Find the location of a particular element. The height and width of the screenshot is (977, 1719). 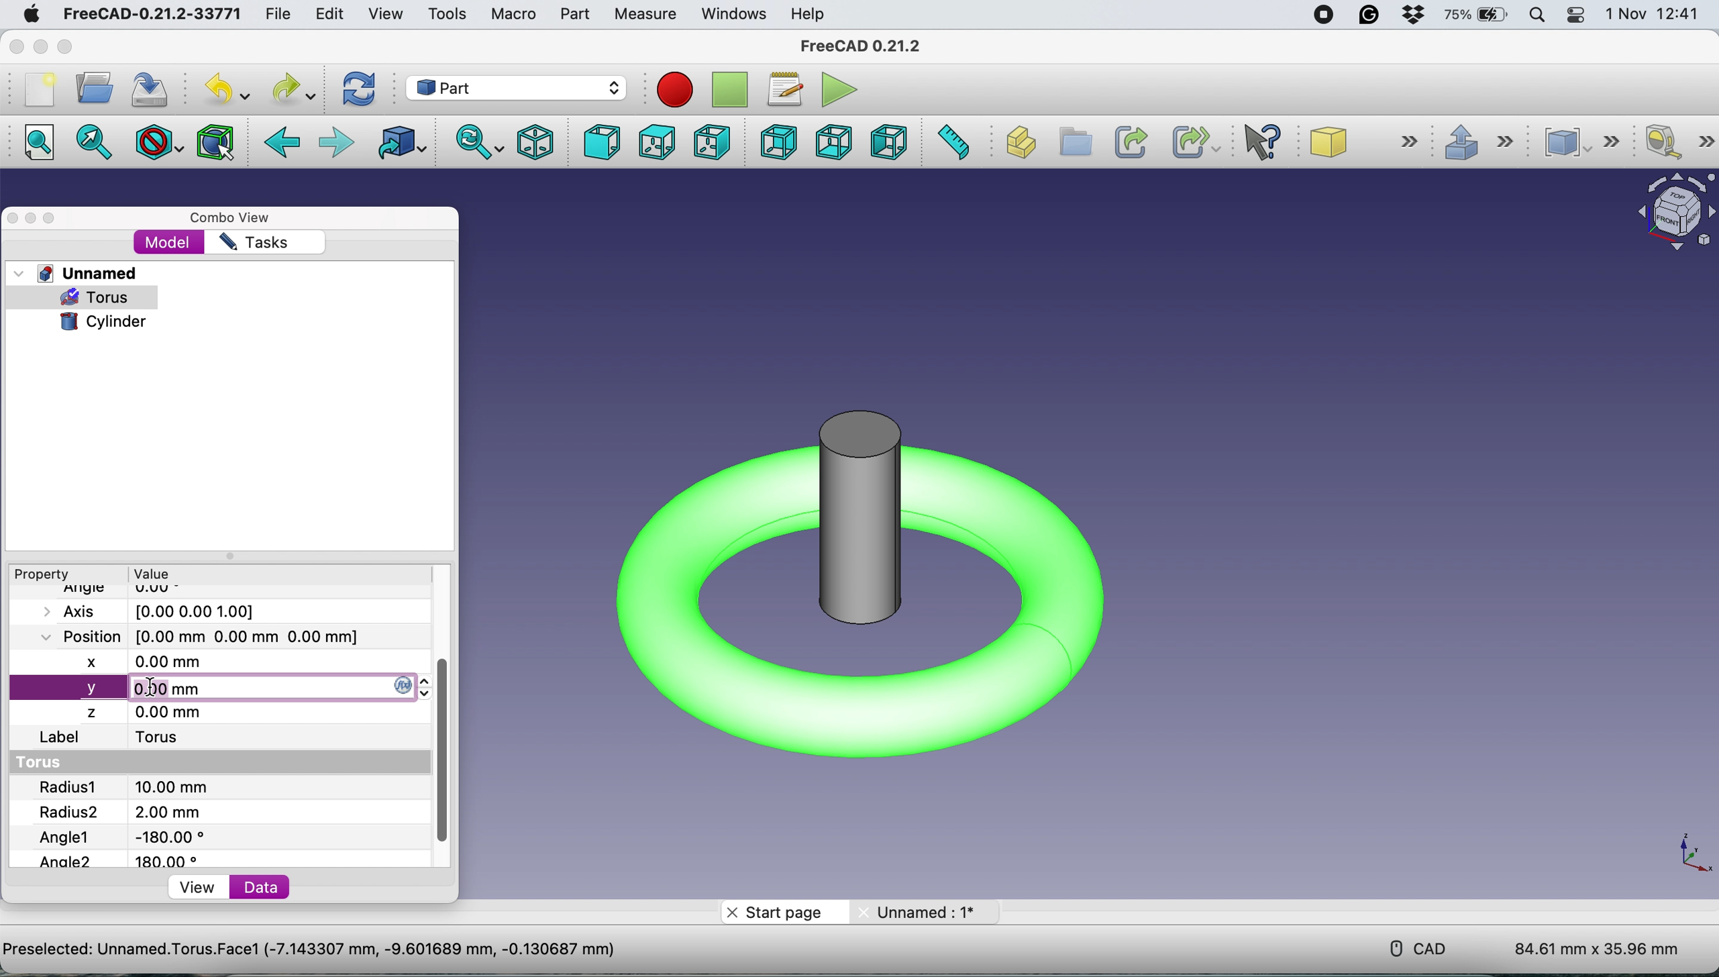

torus is located at coordinates (105, 298).